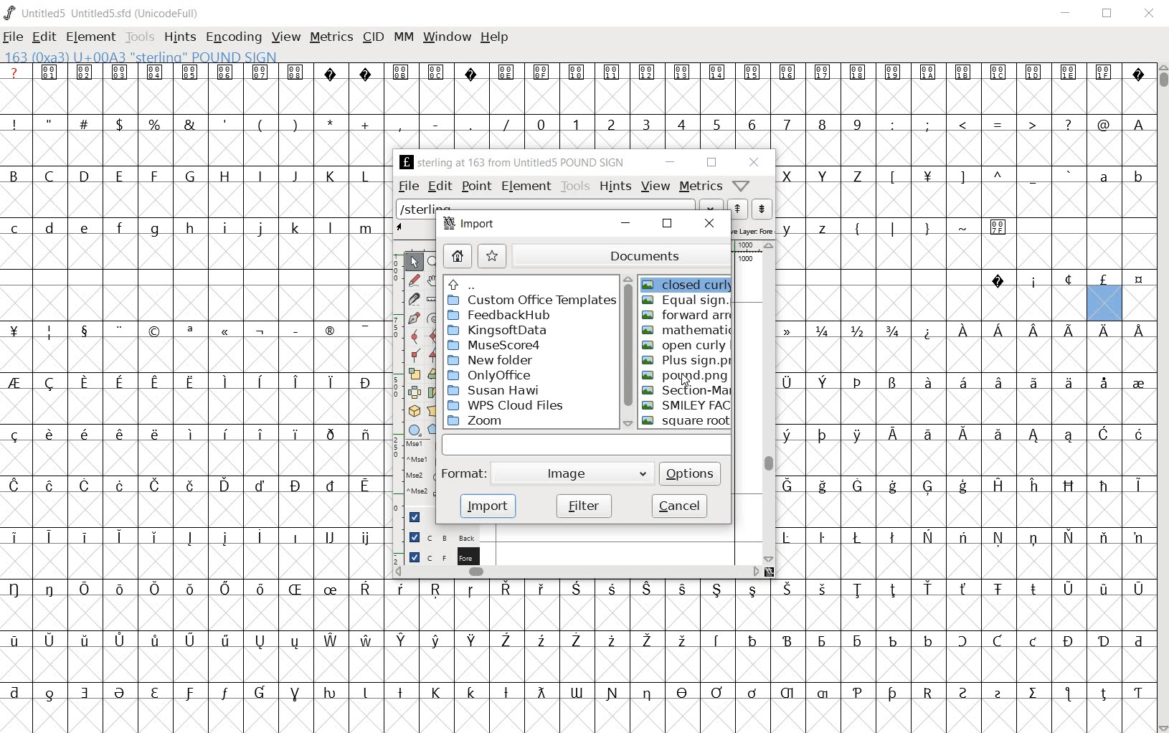 The image size is (1169, 733). I want to click on Symbol, so click(719, 72).